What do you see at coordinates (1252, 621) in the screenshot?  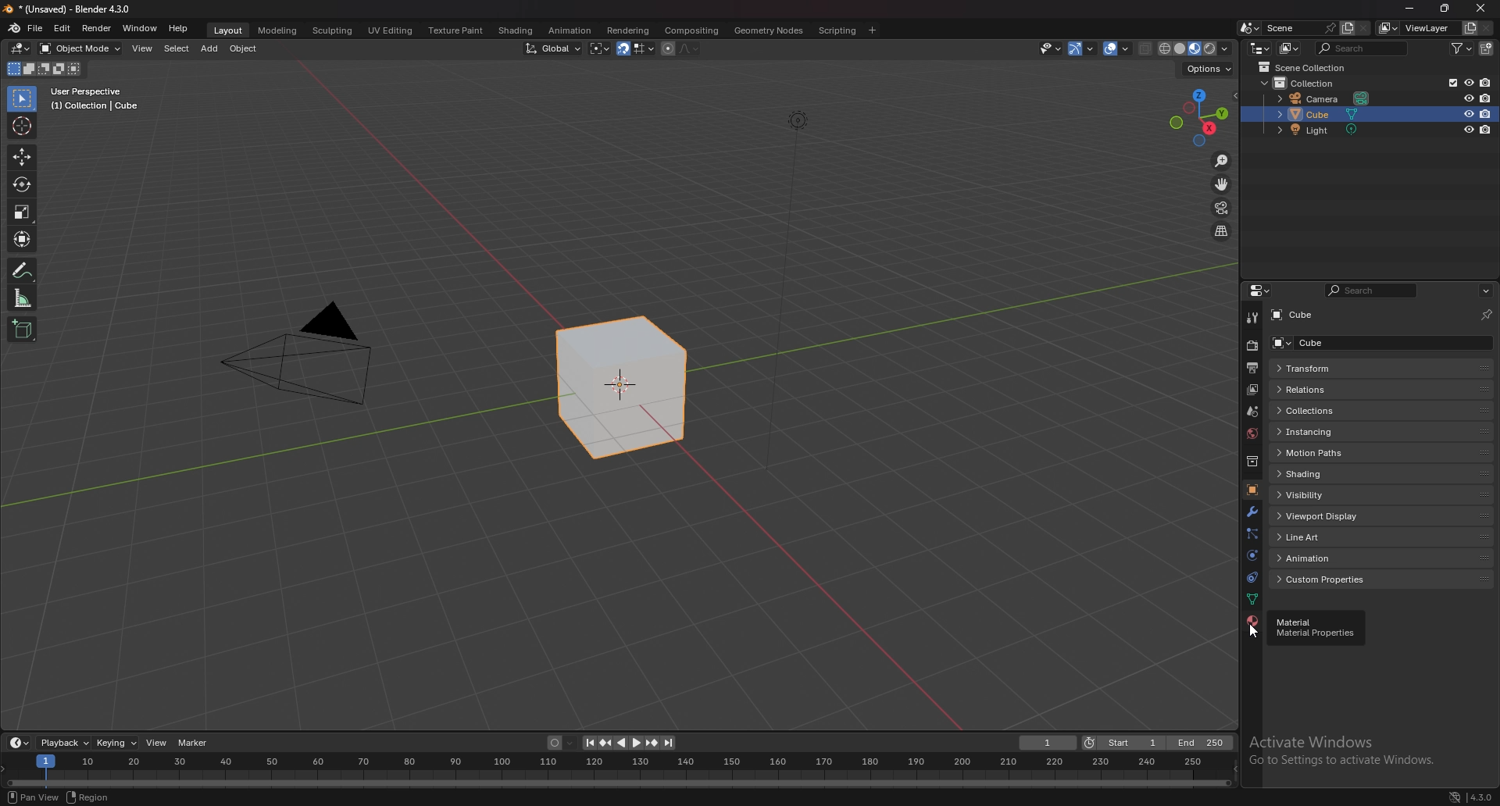 I see `material` at bounding box center [1252, 621].